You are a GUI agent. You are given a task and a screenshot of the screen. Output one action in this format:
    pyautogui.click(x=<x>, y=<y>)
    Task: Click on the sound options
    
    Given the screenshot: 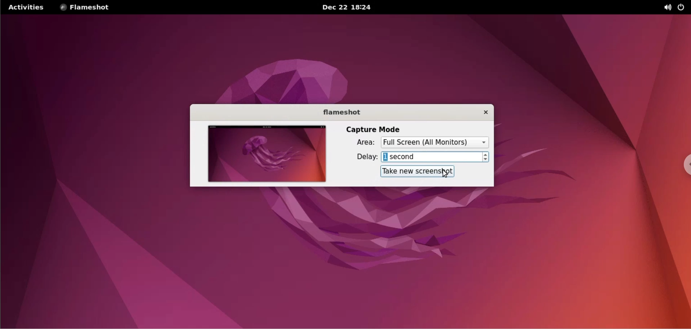 What is the action you would take?
    pyautogui.click(x=664, y=8)
    